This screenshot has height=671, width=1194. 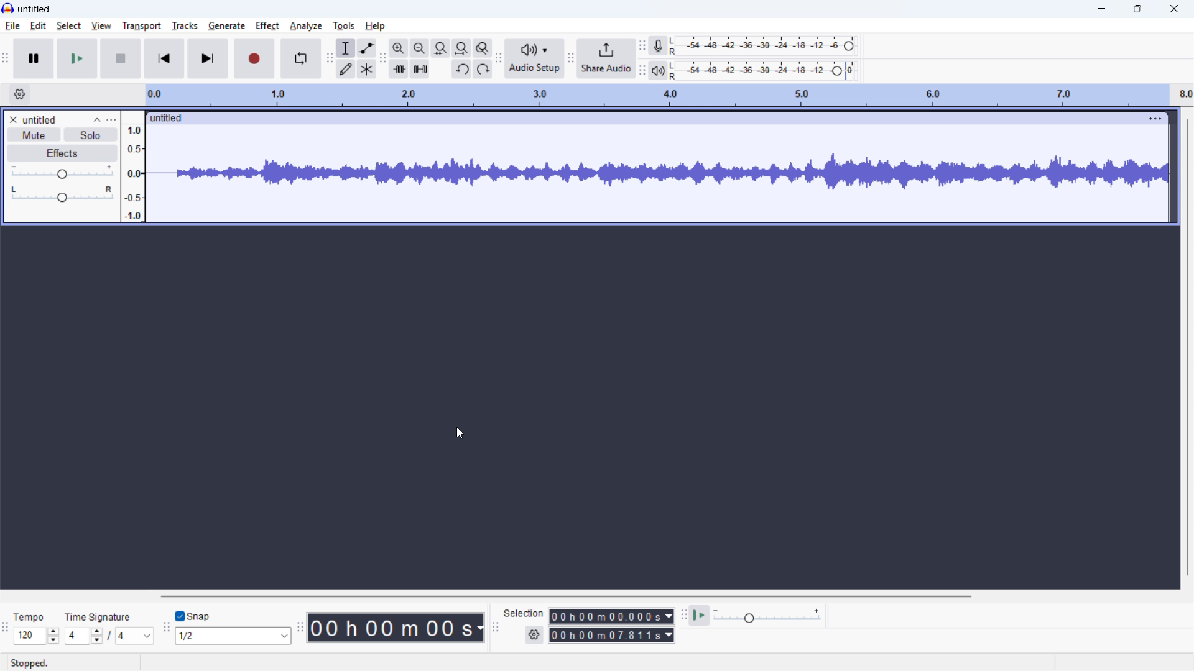 What do you see at coordinates (420, 70) in the screenshot?
I see `Silence audio selection ` at bounding box center [420, 70].